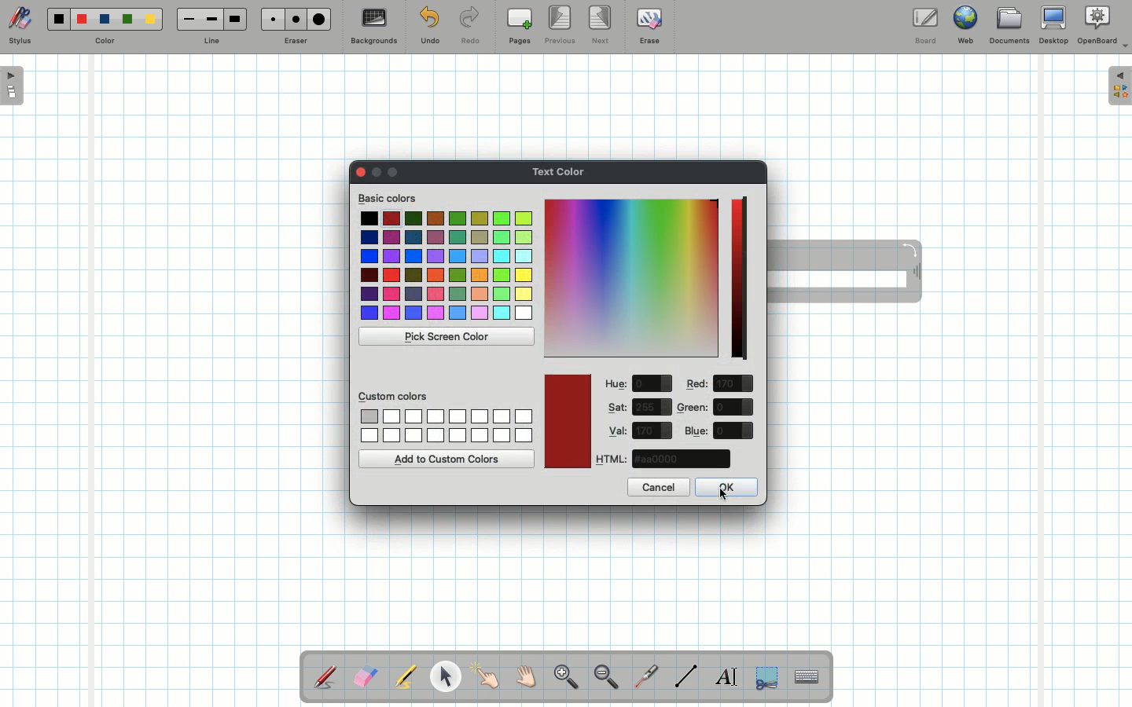  Describe the element at coordinates (686, 676) in the screenshot. I see `Line` at that location.